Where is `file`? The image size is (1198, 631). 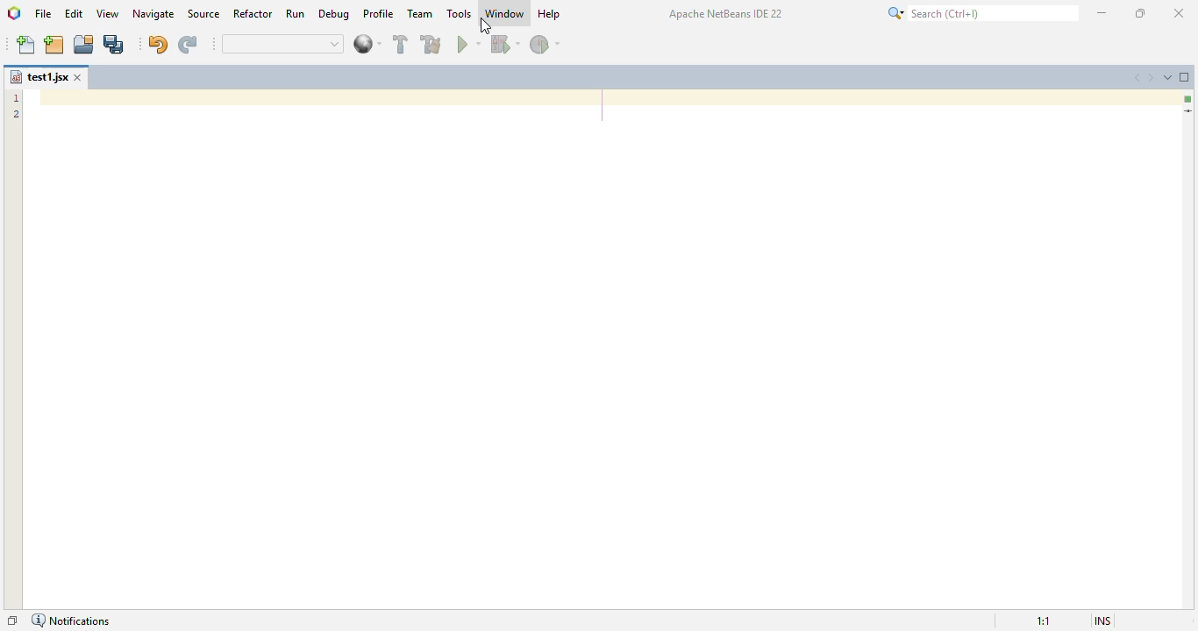 file is located at coordinates (44, 13).